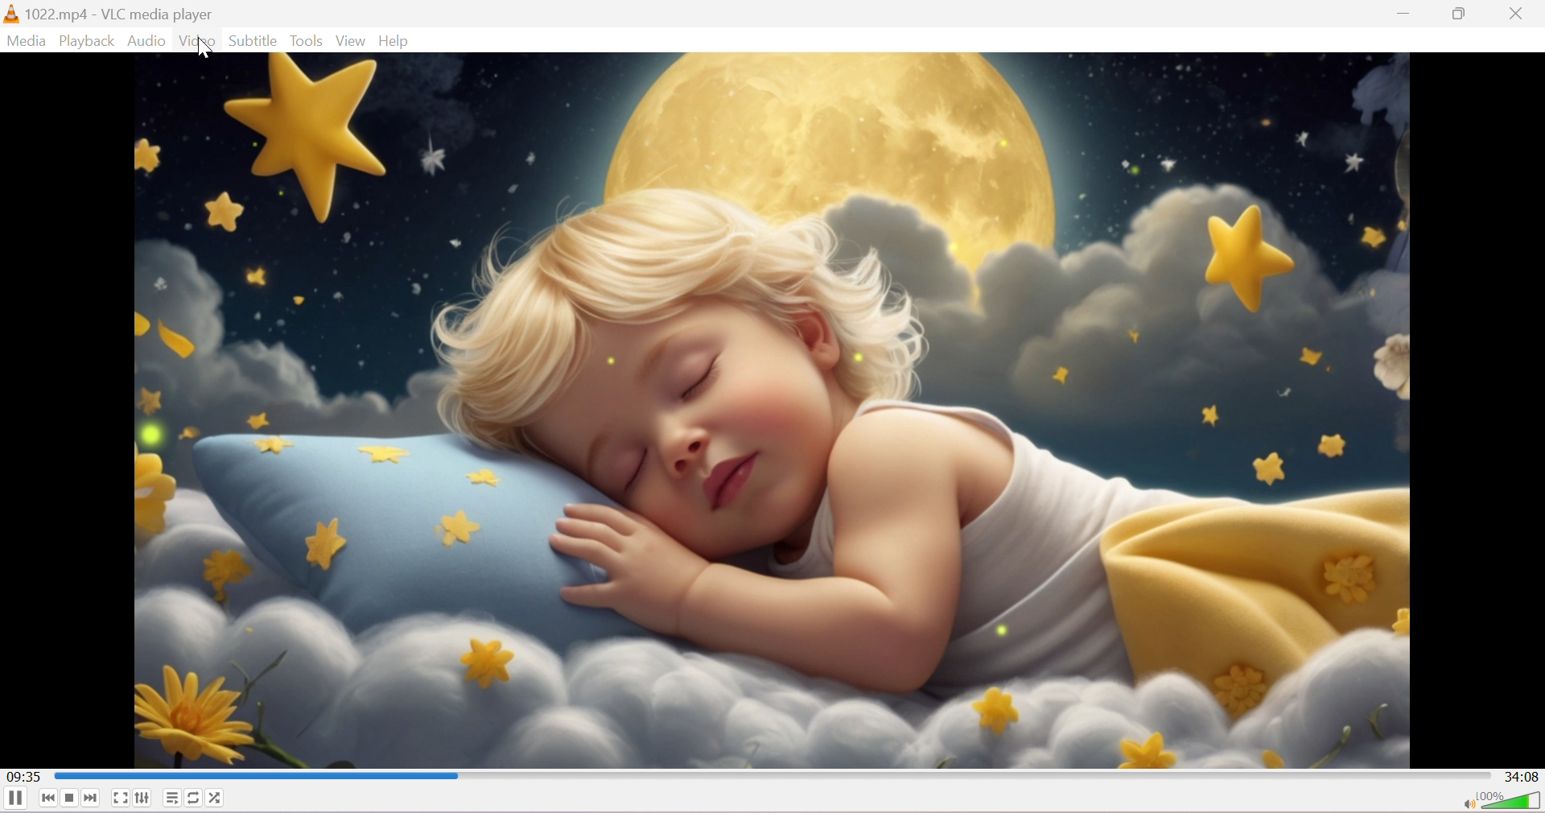 The image size is (1545, 813). What do you see at coordinates (197, 43) in the screenshot?
I see `Video` at bounding box center [197, 43].